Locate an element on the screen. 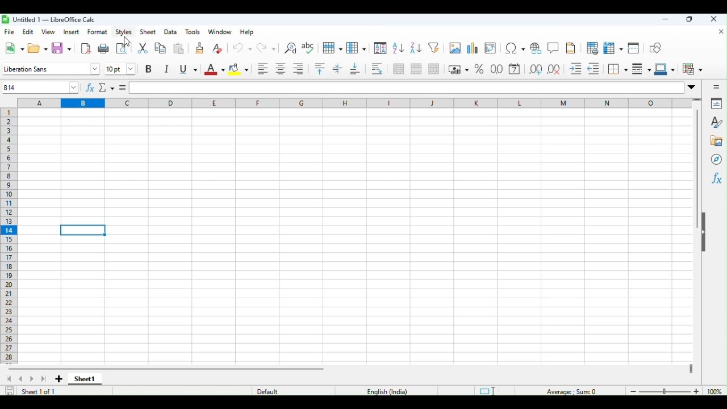  decrease indent is located at coordinates (593, 69).